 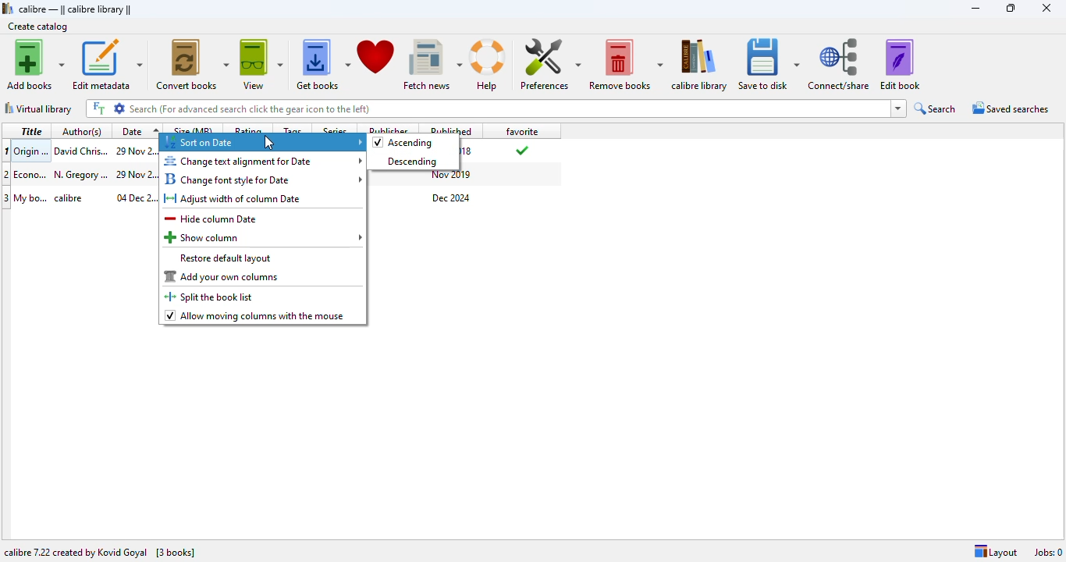 What do you see at coordinates (263, 179) in the screenshot?
I see `change font style for date` at bounding box center [263, 179].